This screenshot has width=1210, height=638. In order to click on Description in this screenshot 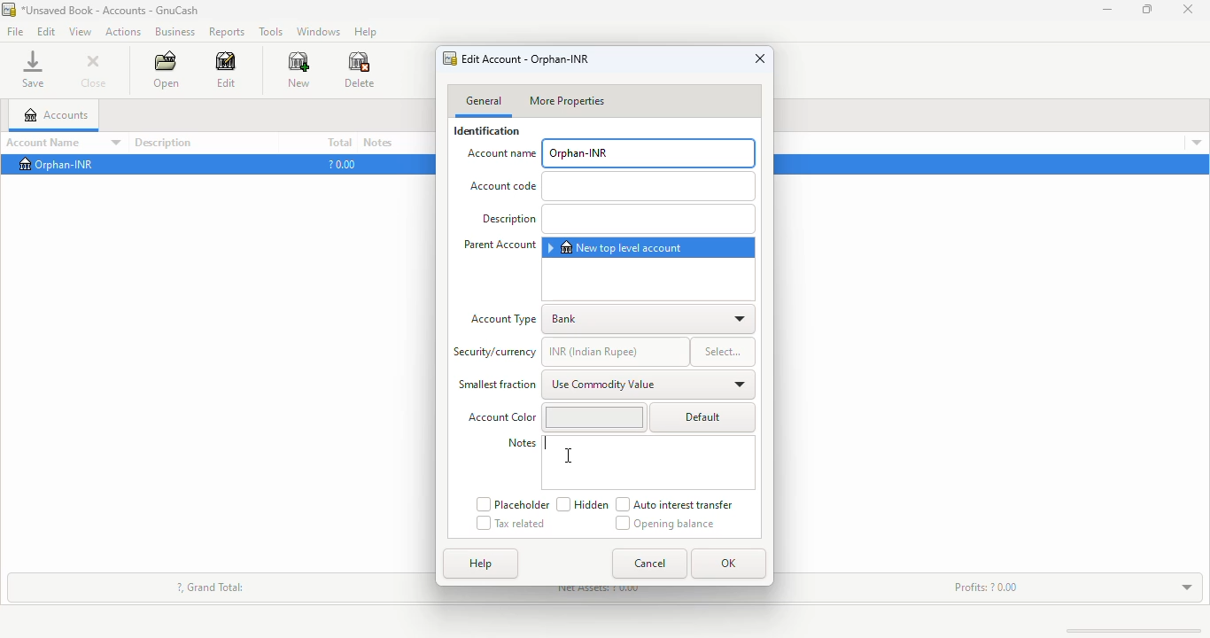, I will do `click(508, 219)`.